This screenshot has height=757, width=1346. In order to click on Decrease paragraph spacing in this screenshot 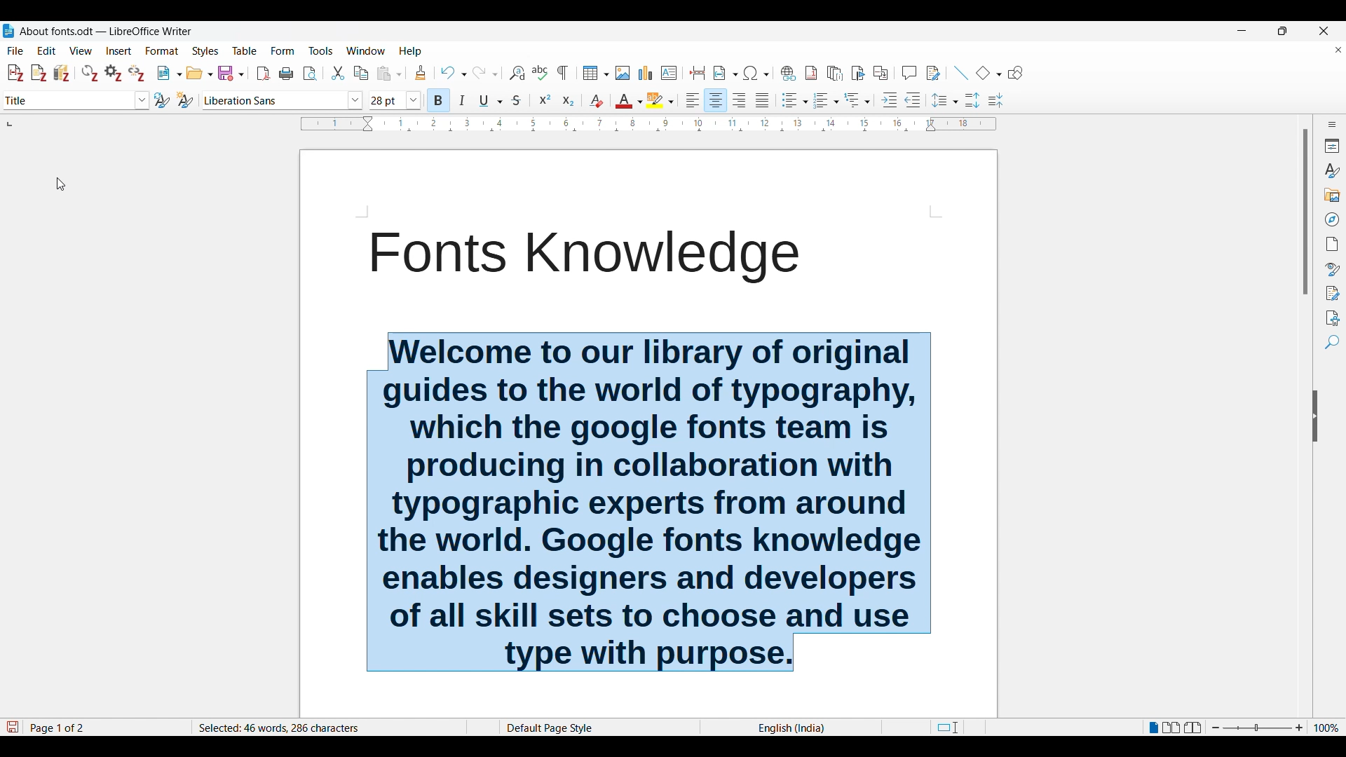, I will do `click(995, 101)`.